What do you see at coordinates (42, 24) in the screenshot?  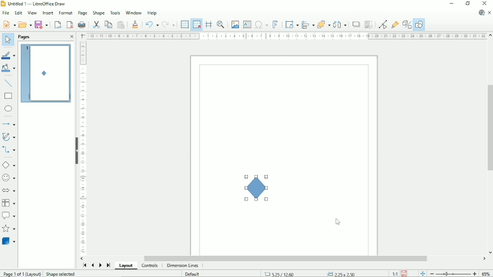 I see `Save` at bounding box center [42, 24].